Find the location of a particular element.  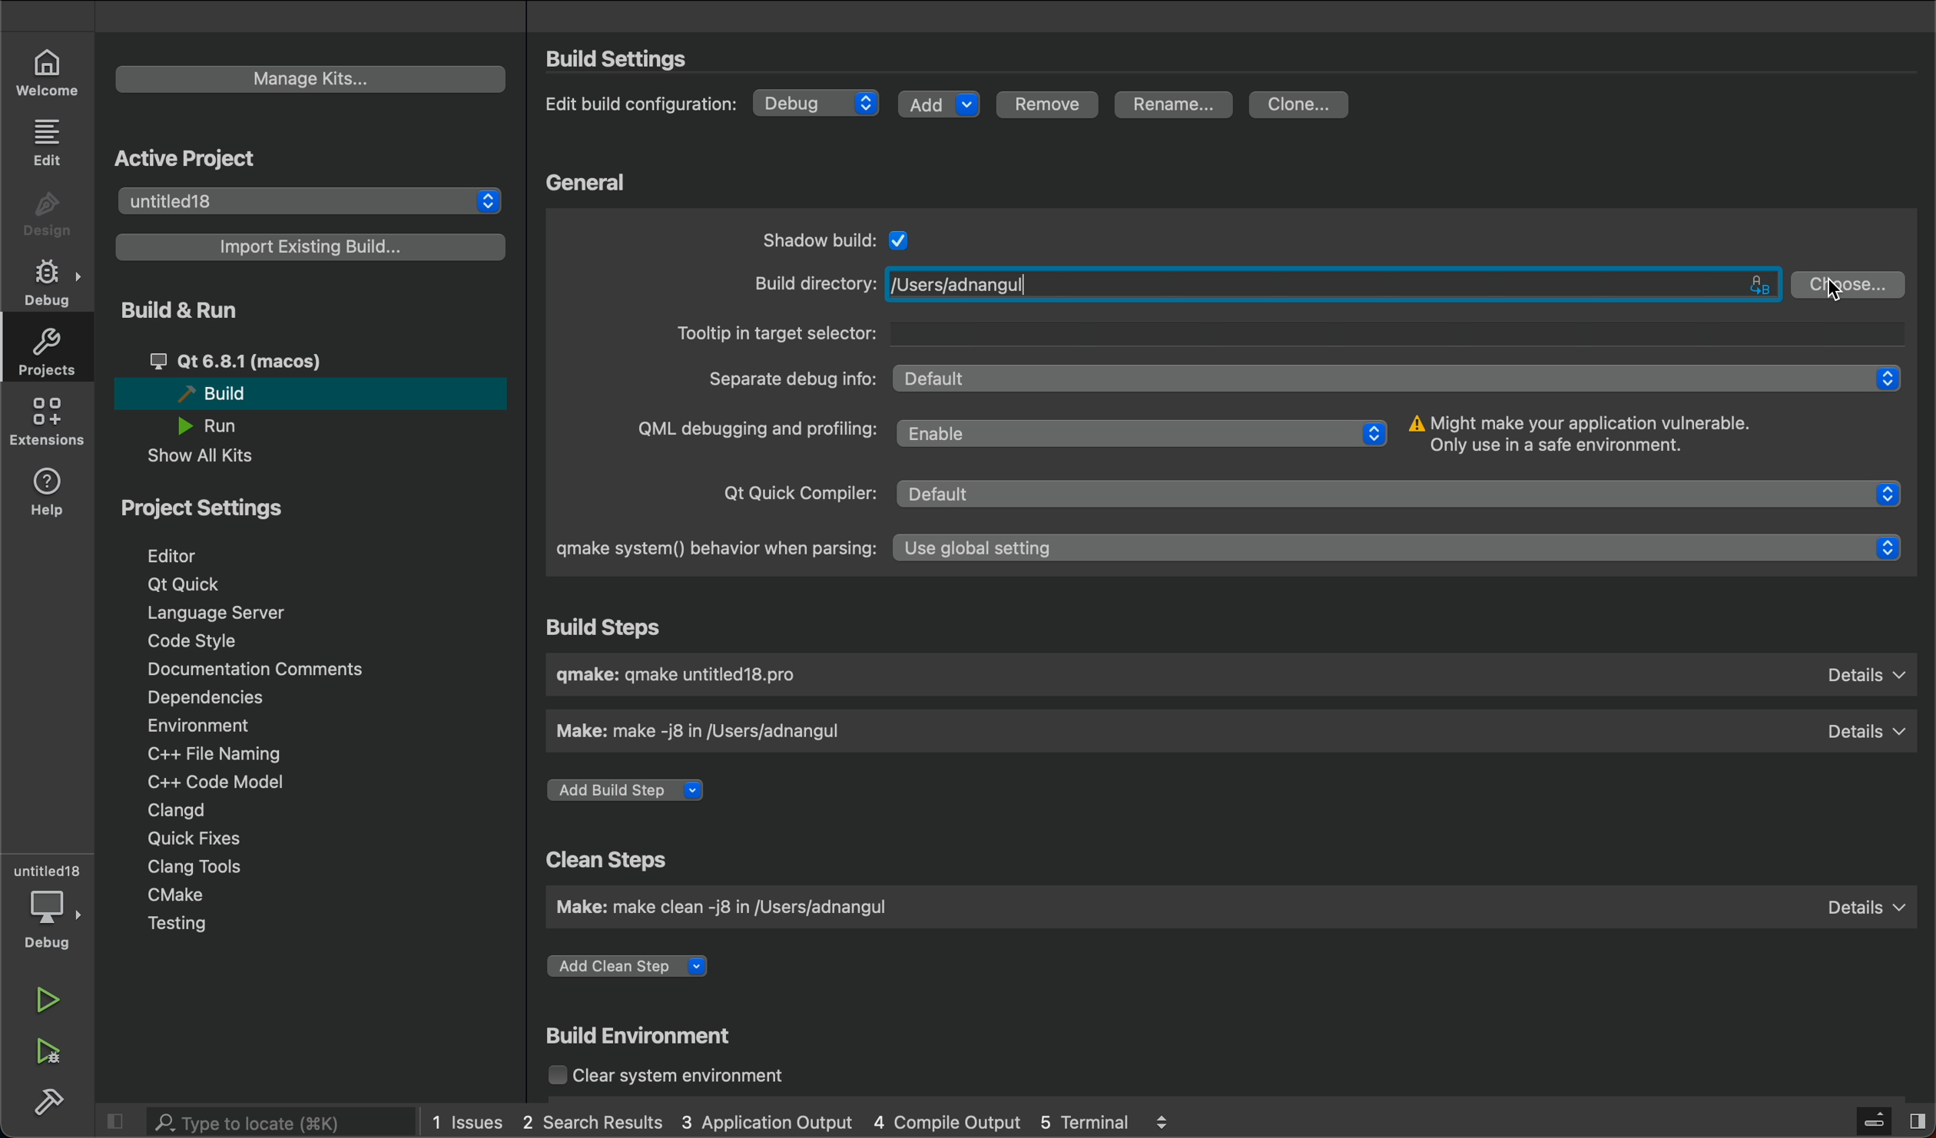

qt 6.8.1 (macos) is located at coordinates (283, 359).